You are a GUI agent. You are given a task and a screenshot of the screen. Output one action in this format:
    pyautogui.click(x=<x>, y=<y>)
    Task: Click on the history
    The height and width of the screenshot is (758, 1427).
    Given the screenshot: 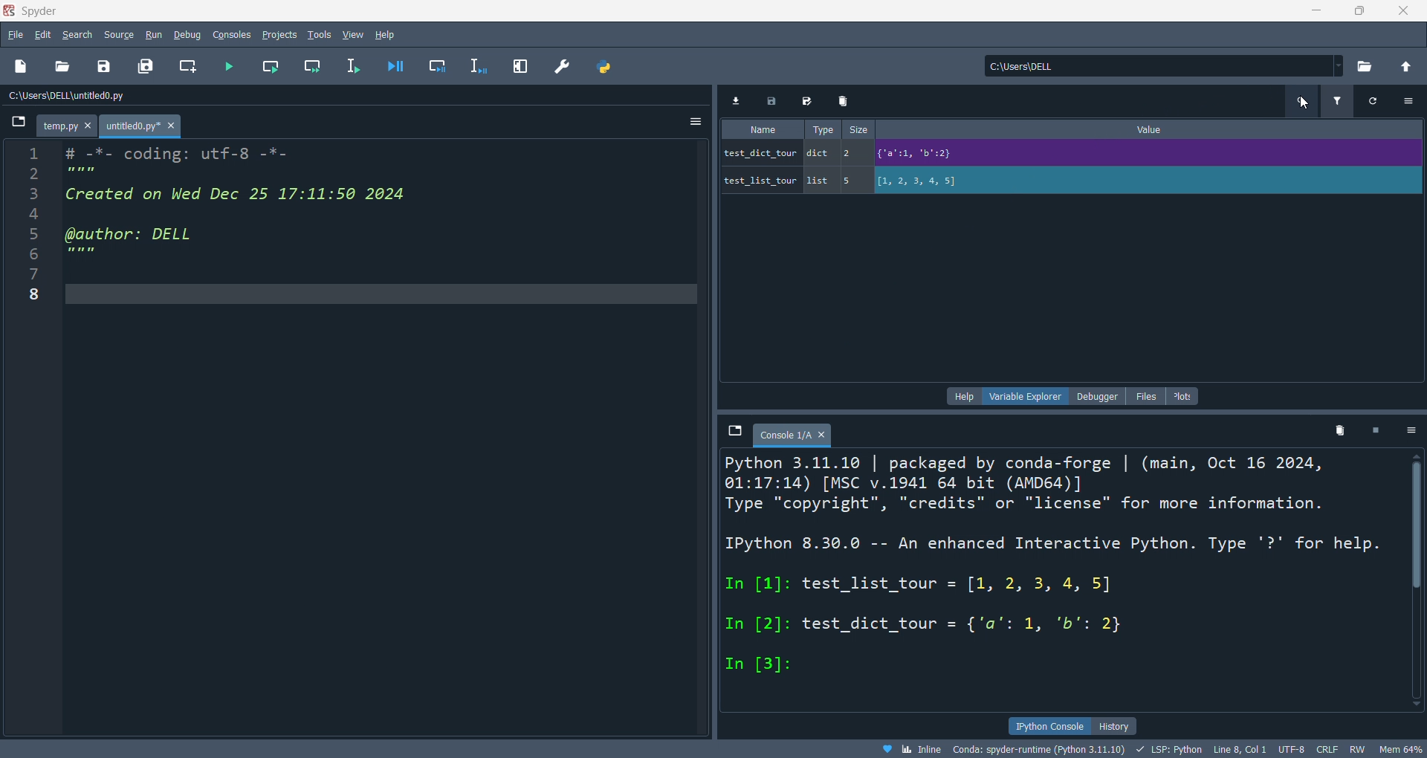 What is the action you would take?
    pyautogui.click(x=1118, y=726)
    